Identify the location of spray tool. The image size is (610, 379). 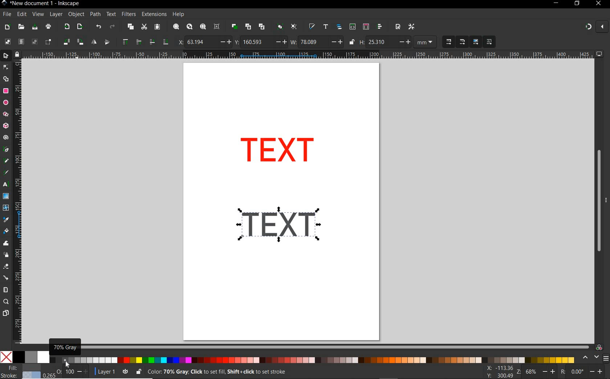
(6, 254).